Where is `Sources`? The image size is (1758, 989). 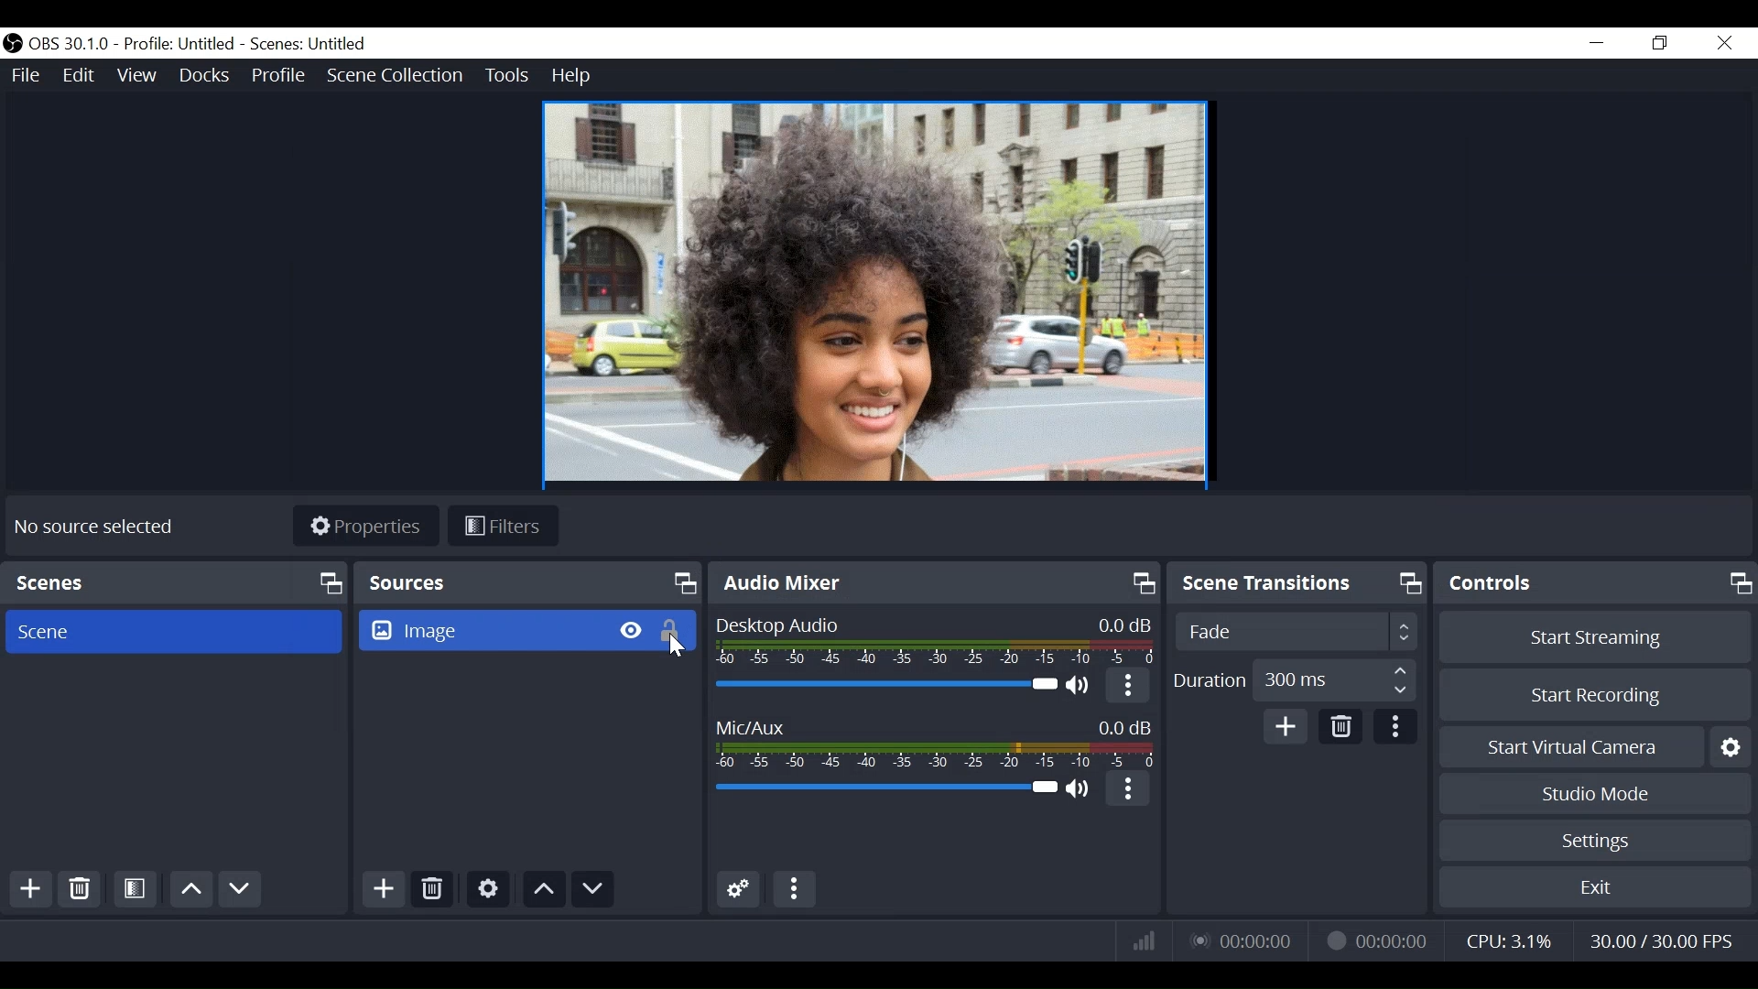
Sources is located at coordinates (526, 582).